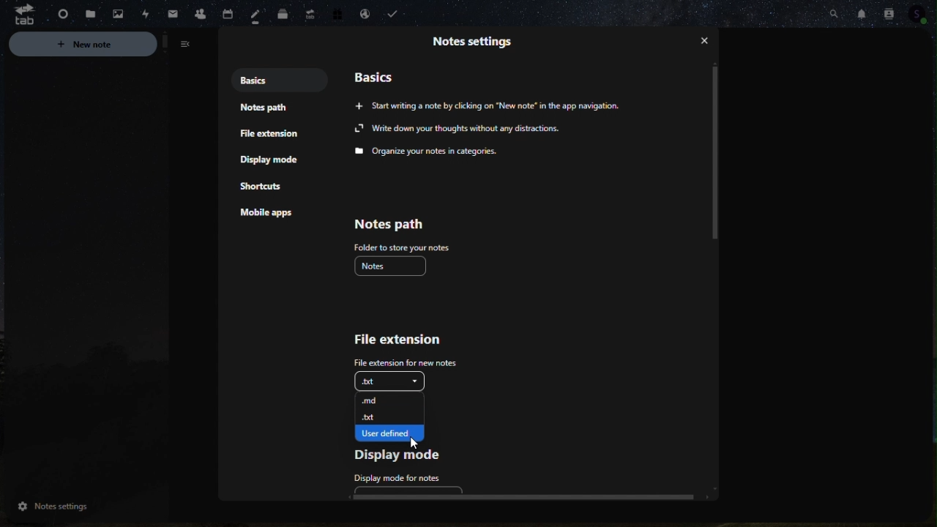  I want to click on Basics, so click(384, 74).